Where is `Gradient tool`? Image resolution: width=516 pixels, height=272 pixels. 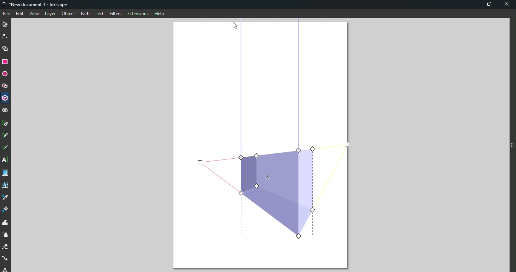 Gradient tool is located at coordinates (6, 172).